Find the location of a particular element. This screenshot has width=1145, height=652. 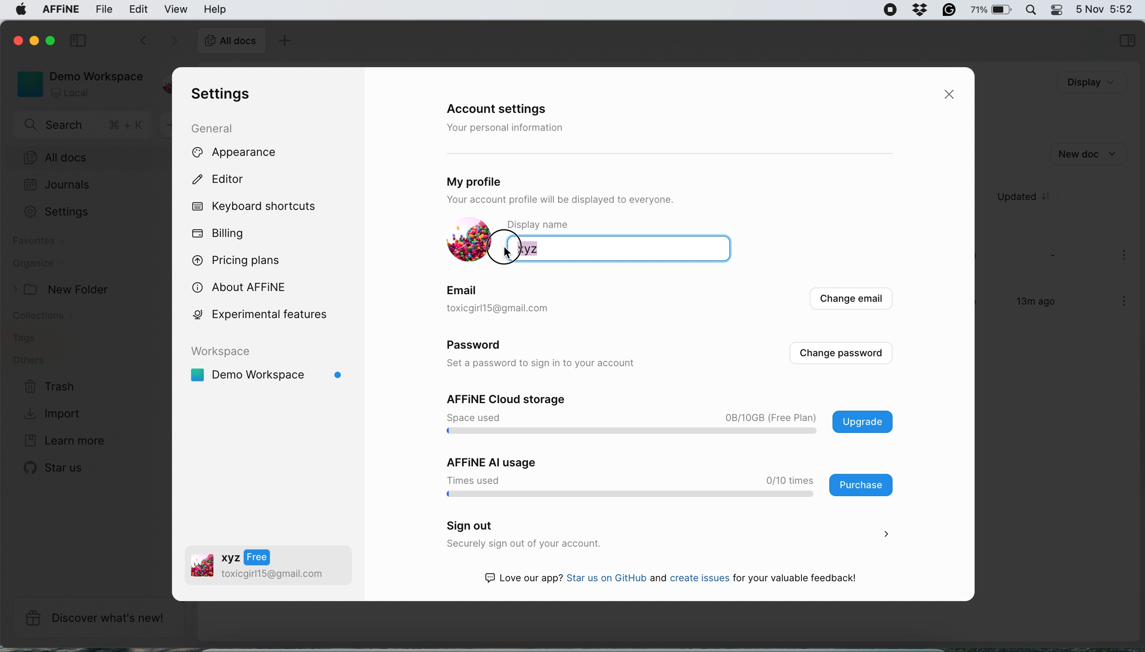

import is located at coordinates (55, 412).